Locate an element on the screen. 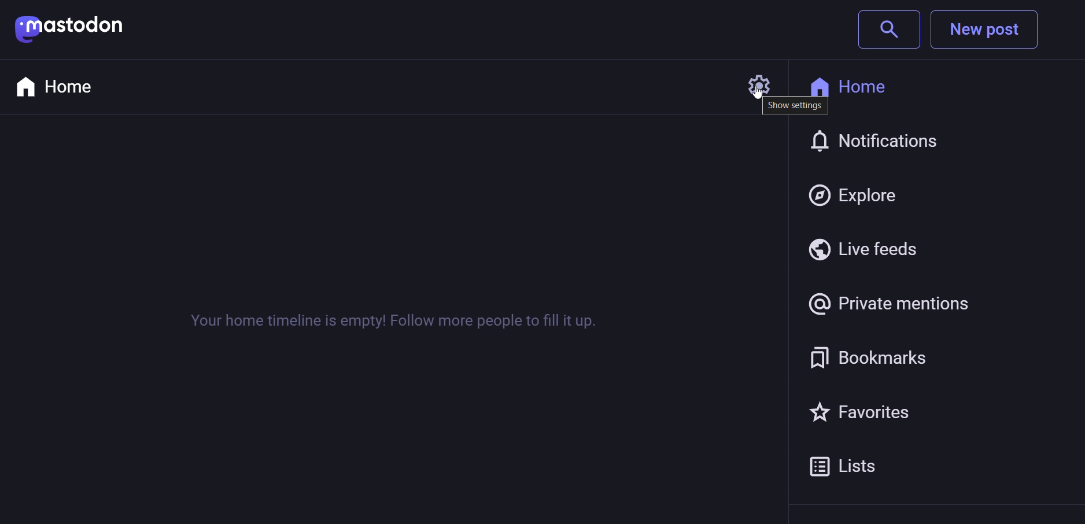 Image resolution: width=1085 pixels, height=524 pixels. bookmark is located at coordinates (874, 356).